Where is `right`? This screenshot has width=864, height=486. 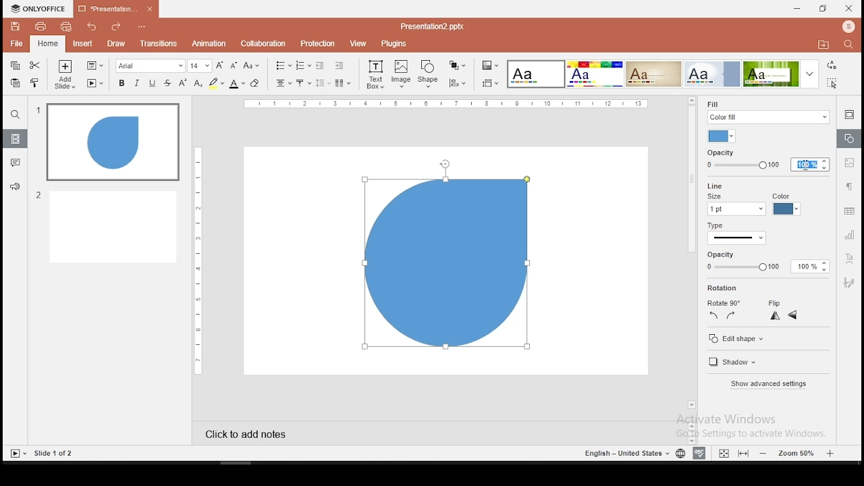 right is located at coordinates (730, 315).